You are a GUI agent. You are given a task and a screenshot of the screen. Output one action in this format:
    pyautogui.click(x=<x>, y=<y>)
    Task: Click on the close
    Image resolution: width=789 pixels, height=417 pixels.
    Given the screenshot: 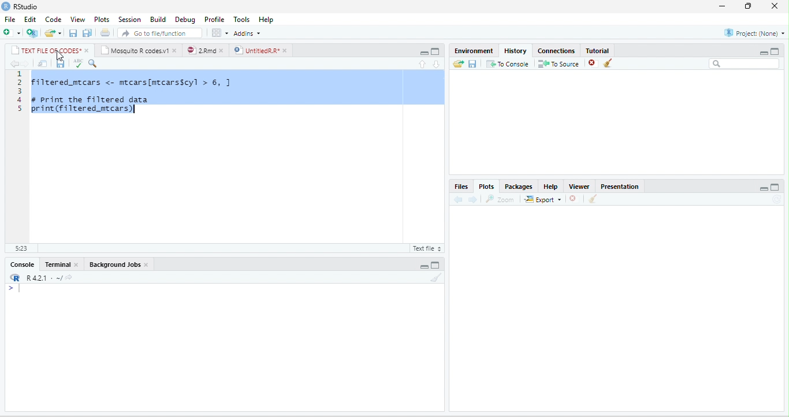 What is the action you would take?
    pyautogui.click(x=147, y=265)
    